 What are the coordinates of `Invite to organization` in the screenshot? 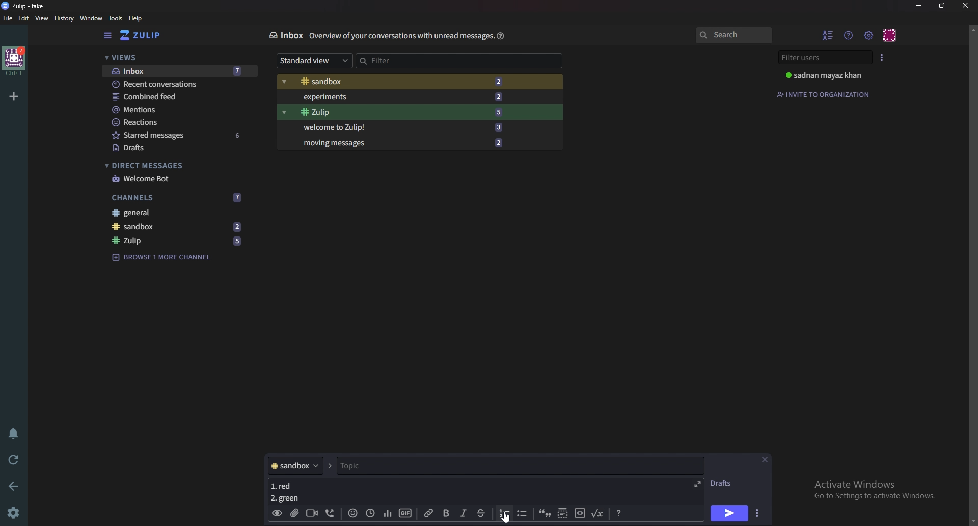 It's located at (825, 93).